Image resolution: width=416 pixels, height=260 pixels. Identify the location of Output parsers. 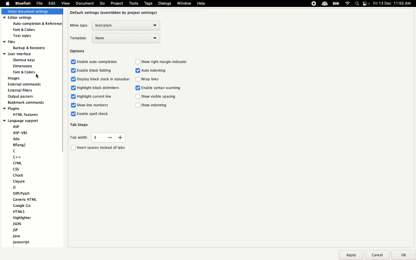
(22, 96).